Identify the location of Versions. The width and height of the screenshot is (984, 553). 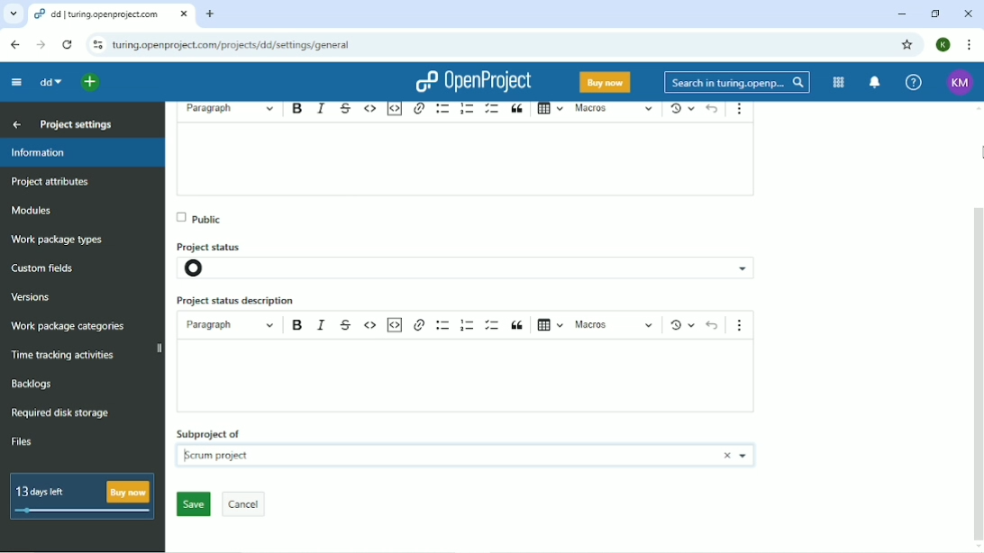
(31, 298).